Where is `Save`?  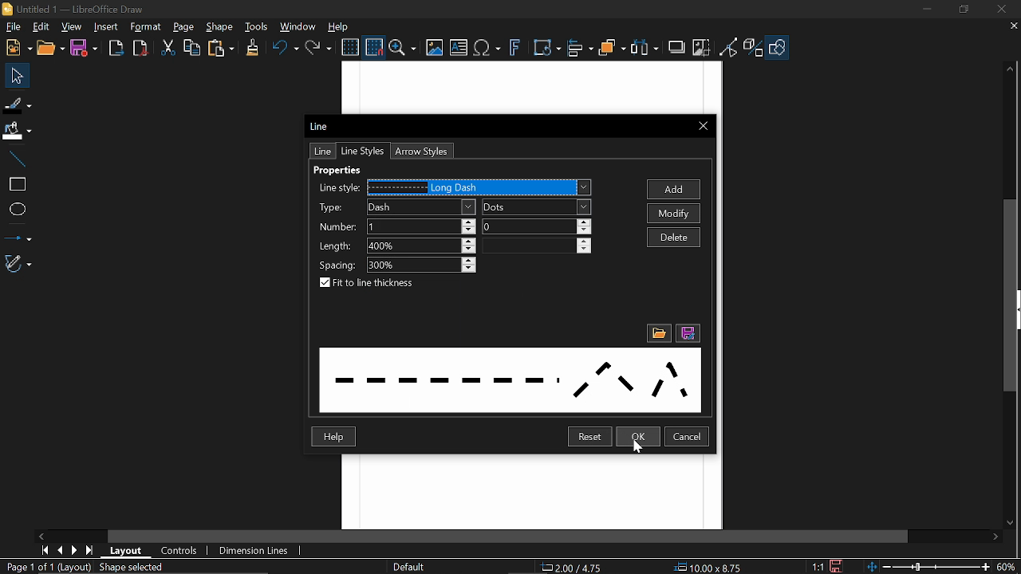 Save is located at coordinates (82, 49).